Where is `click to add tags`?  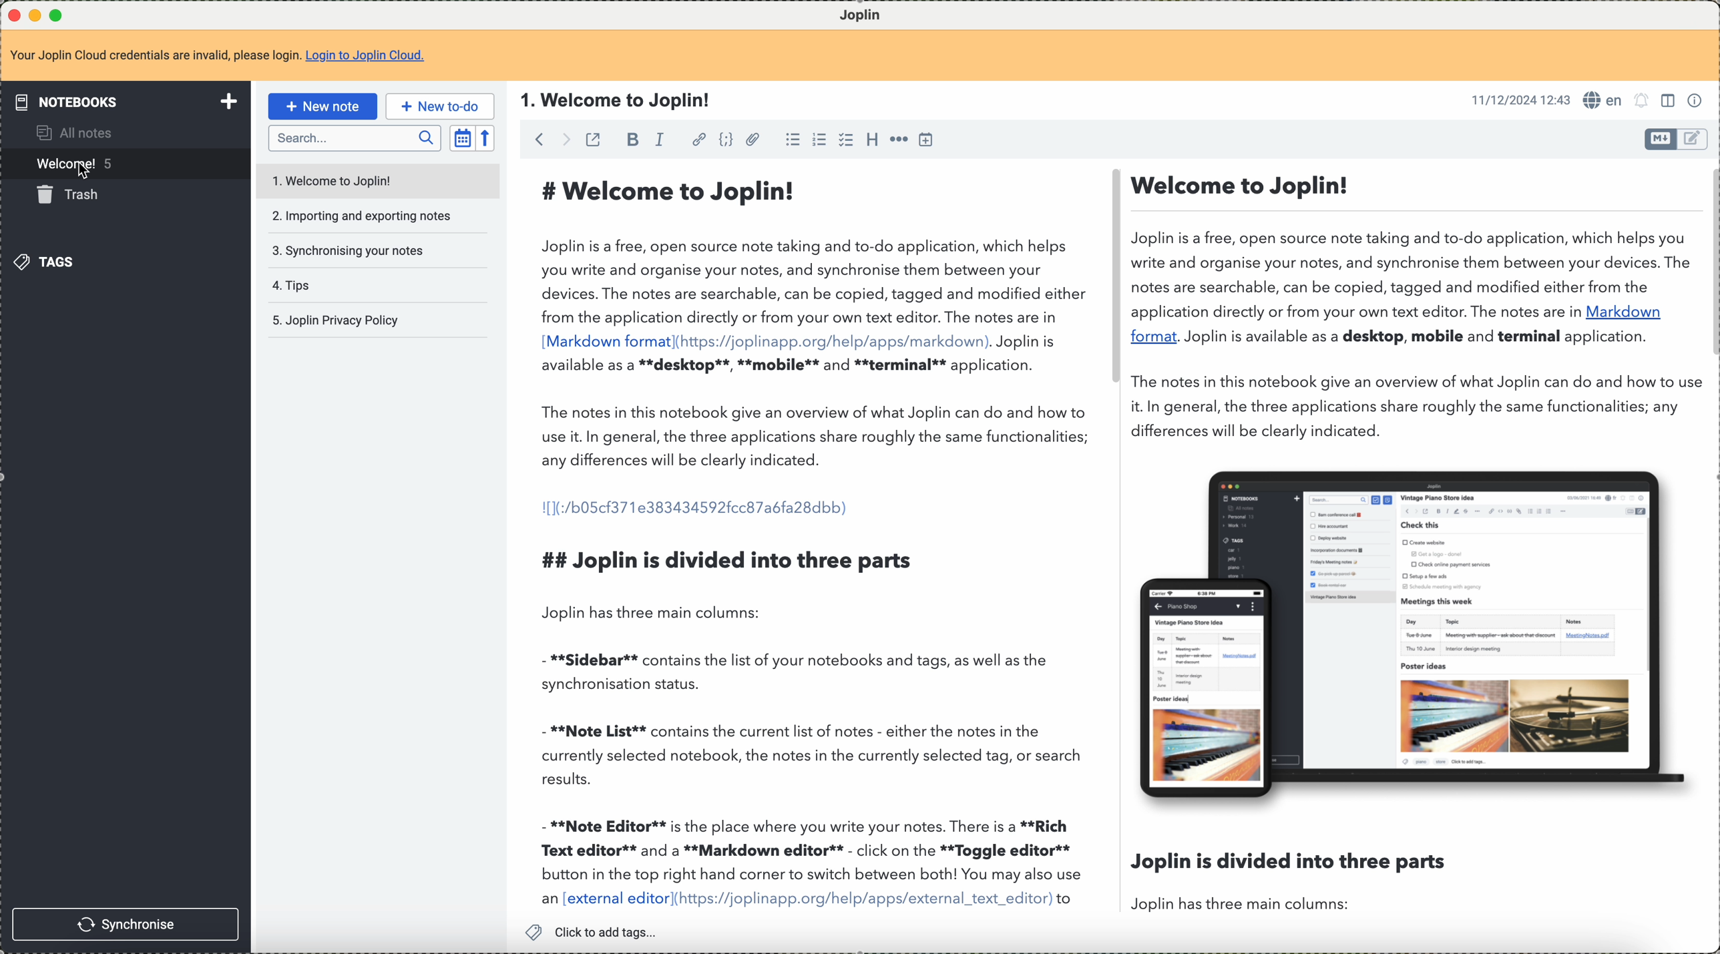 click to add tags is located at coordinates (598, 931).